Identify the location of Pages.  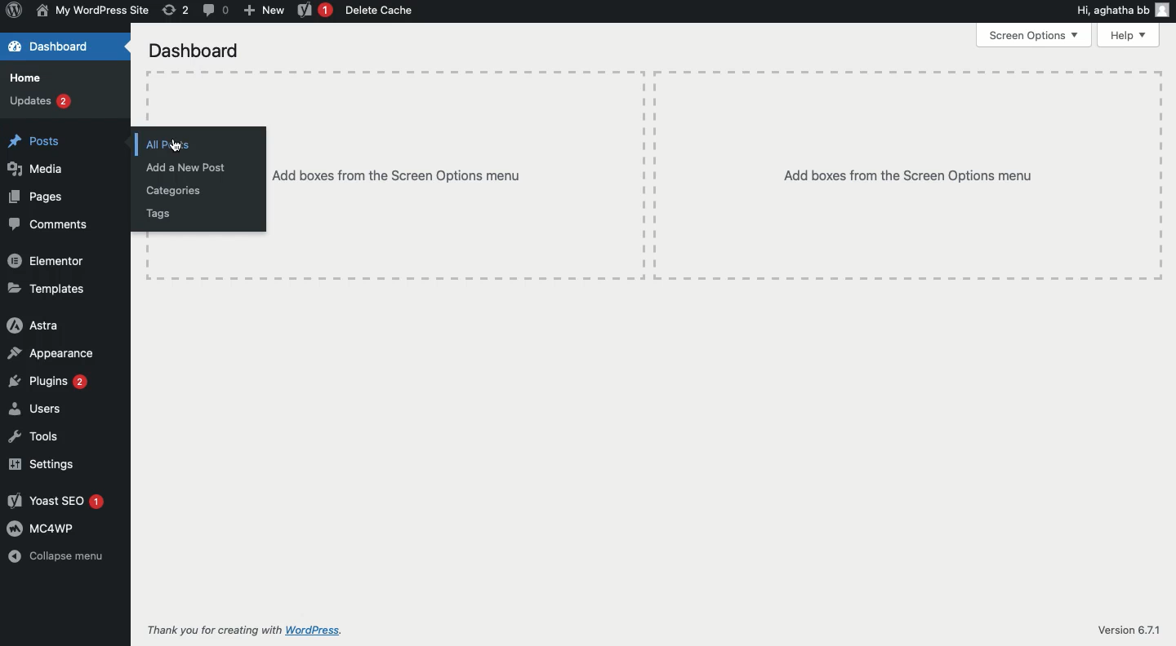
(37, 197).